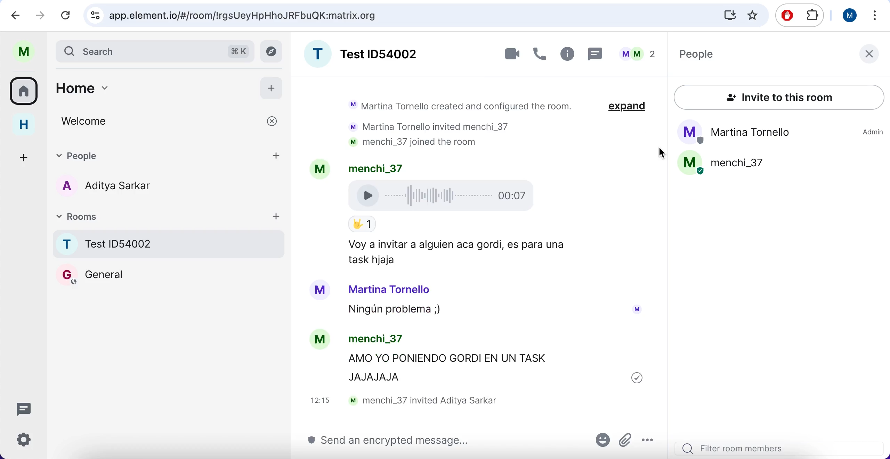 Image resolution: width=890 pixels, height=459 pixels. Describe the element at coordinates (362, 224) in the screenshot. I see `Emoji` at that location.